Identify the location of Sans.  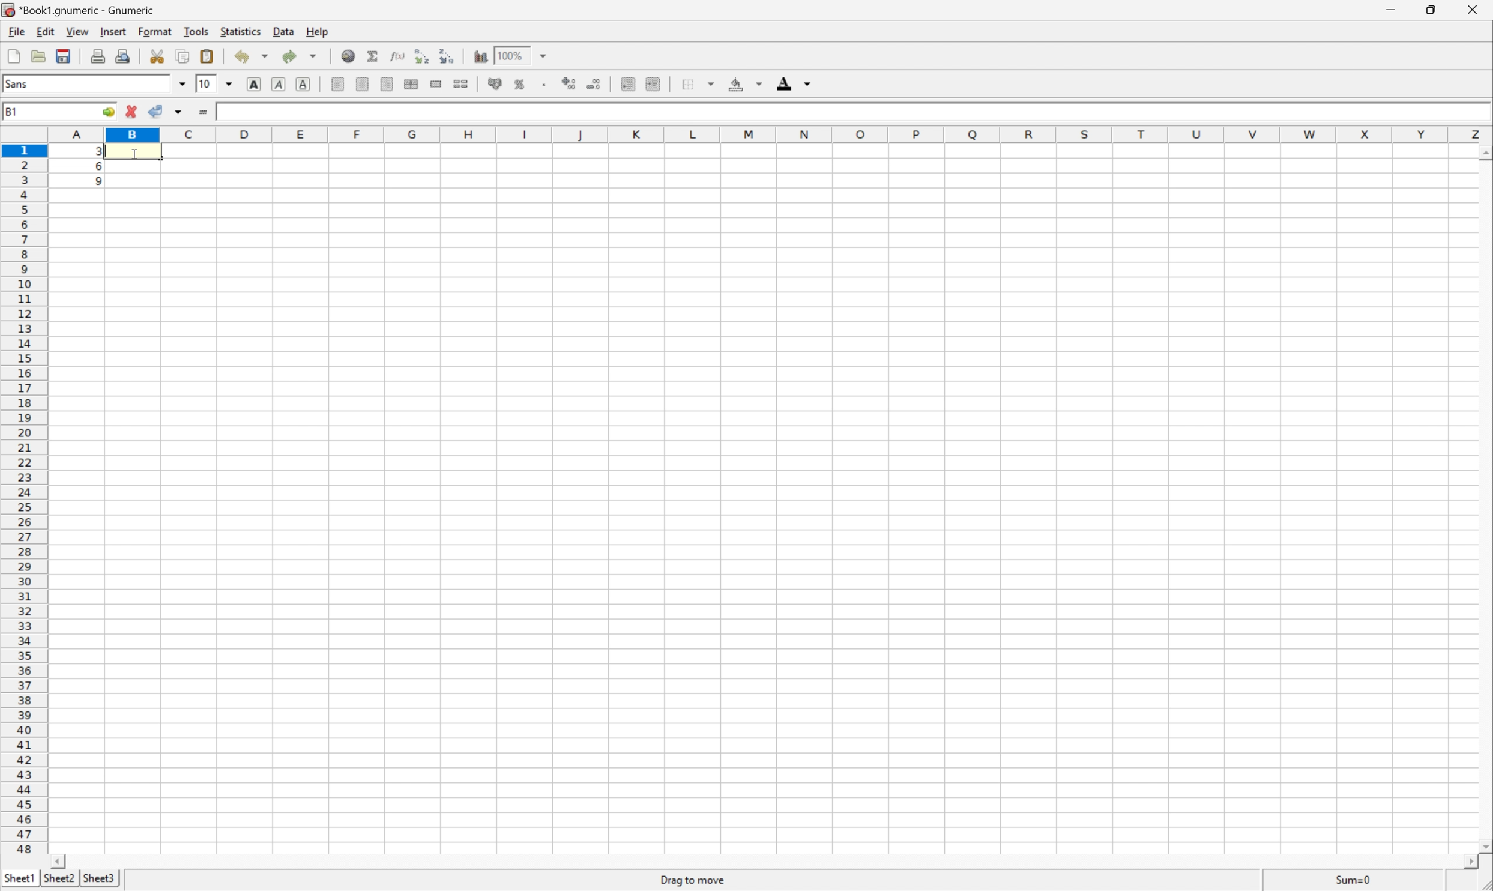
(16, 83).